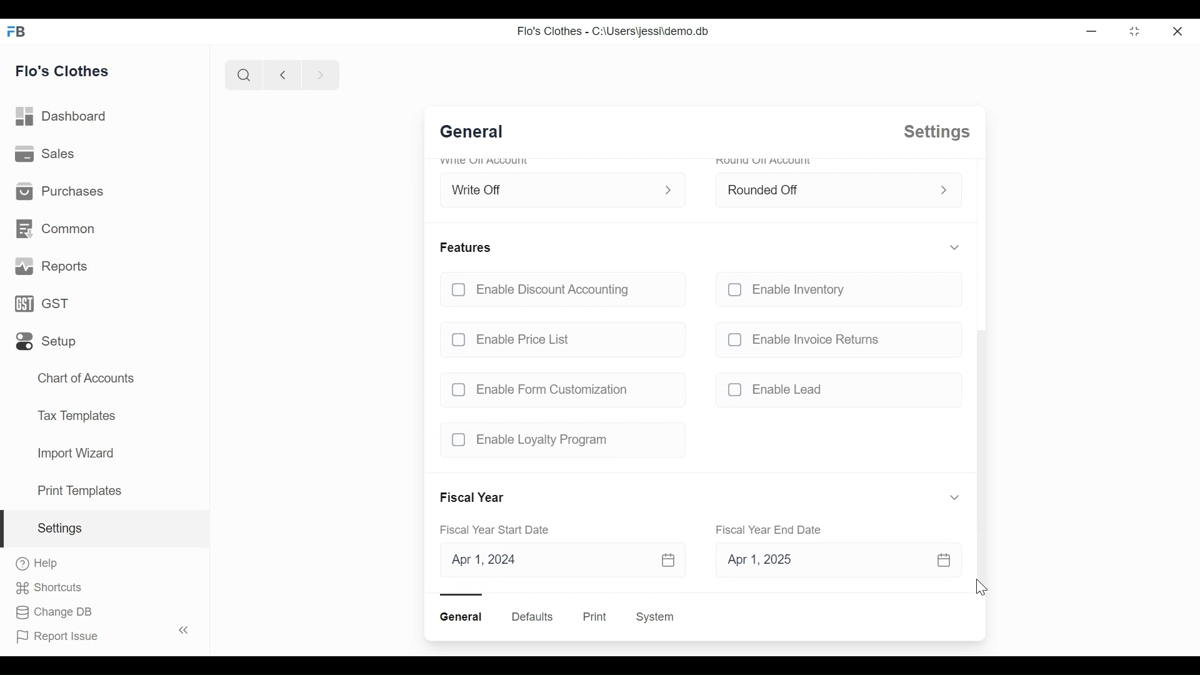 This screenshot has height=675, width=1200. I want to click on Common, so click(57, 231).